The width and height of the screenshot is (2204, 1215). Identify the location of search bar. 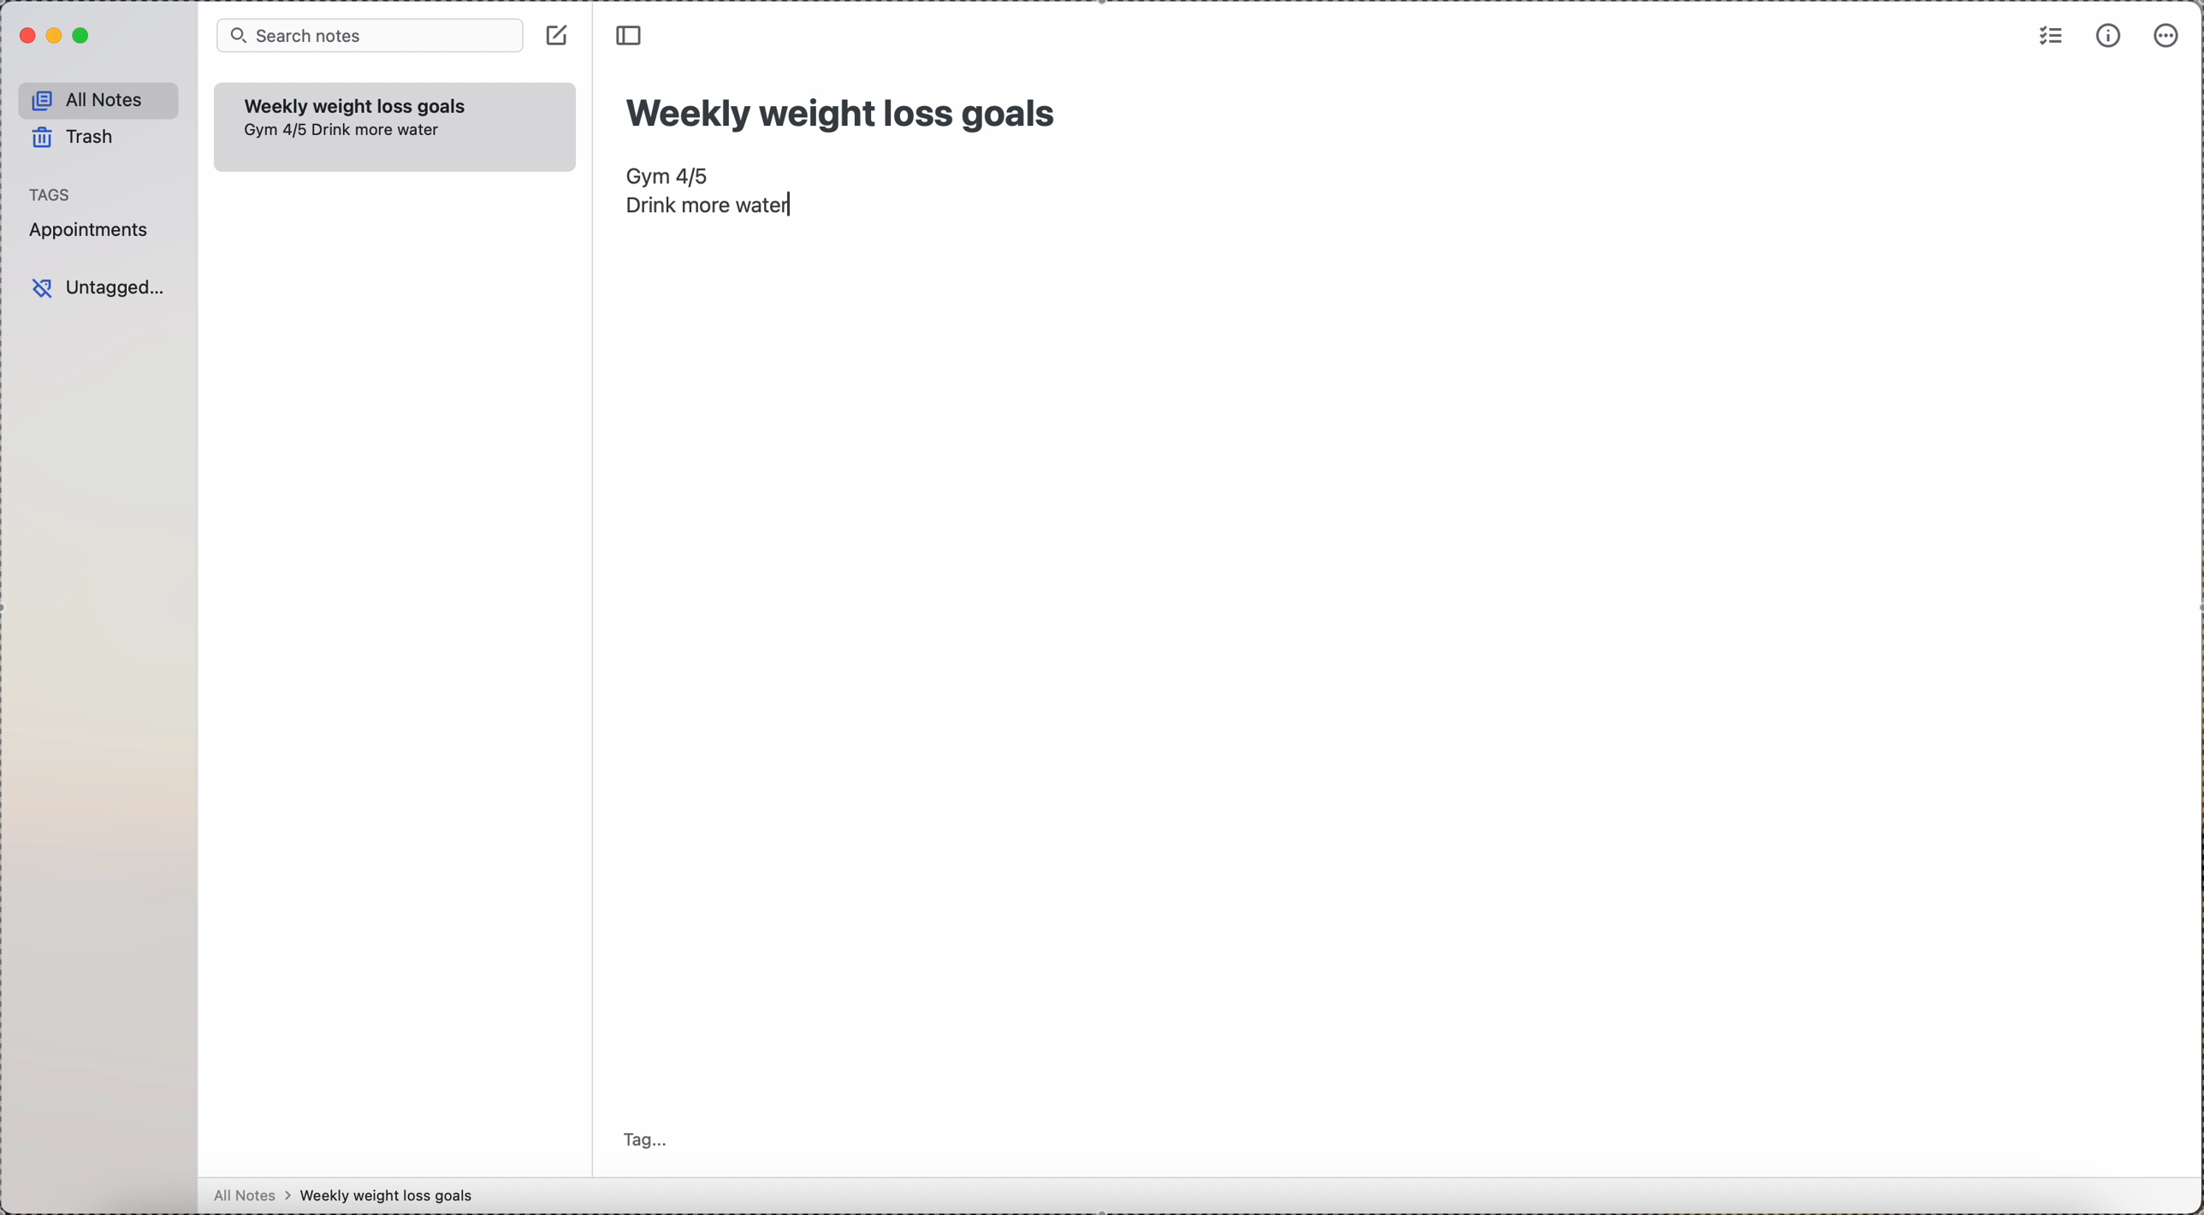
(370, 36).